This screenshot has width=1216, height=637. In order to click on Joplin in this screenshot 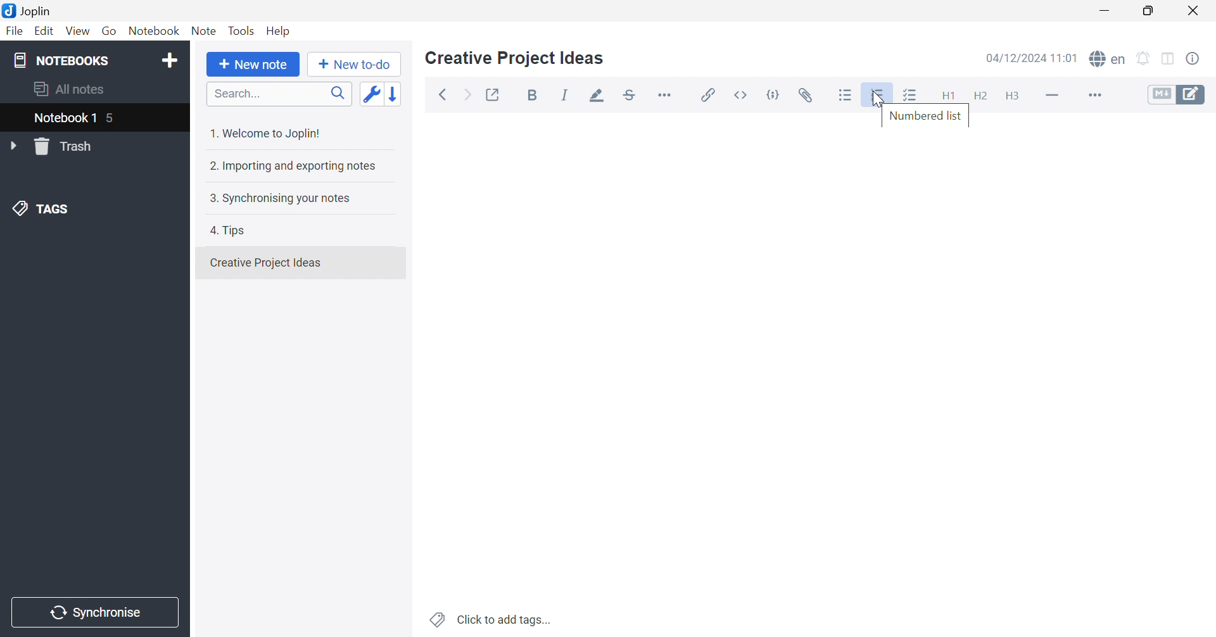, I will do `click(30, 9)`.